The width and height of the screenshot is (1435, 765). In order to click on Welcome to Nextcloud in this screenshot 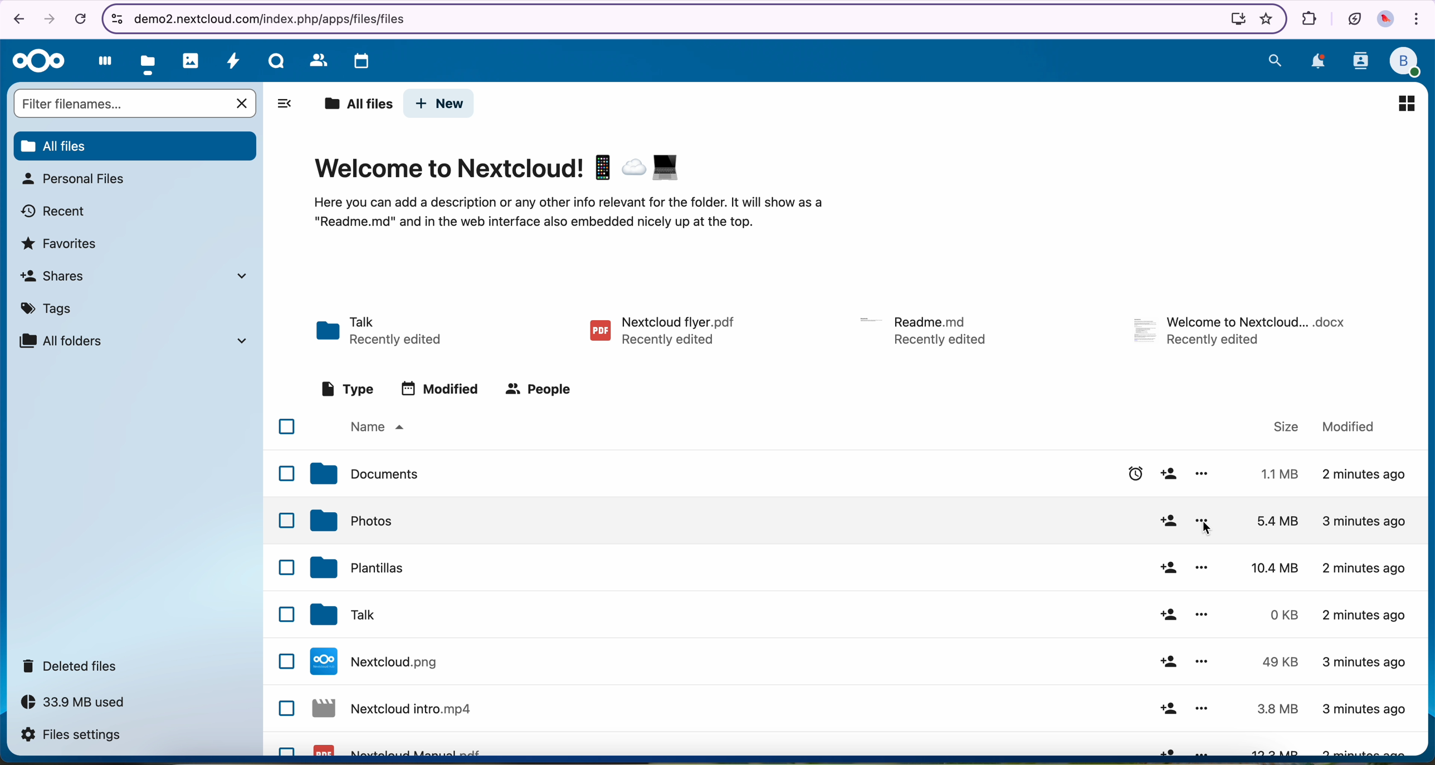, I will do `click(500, 168)`.